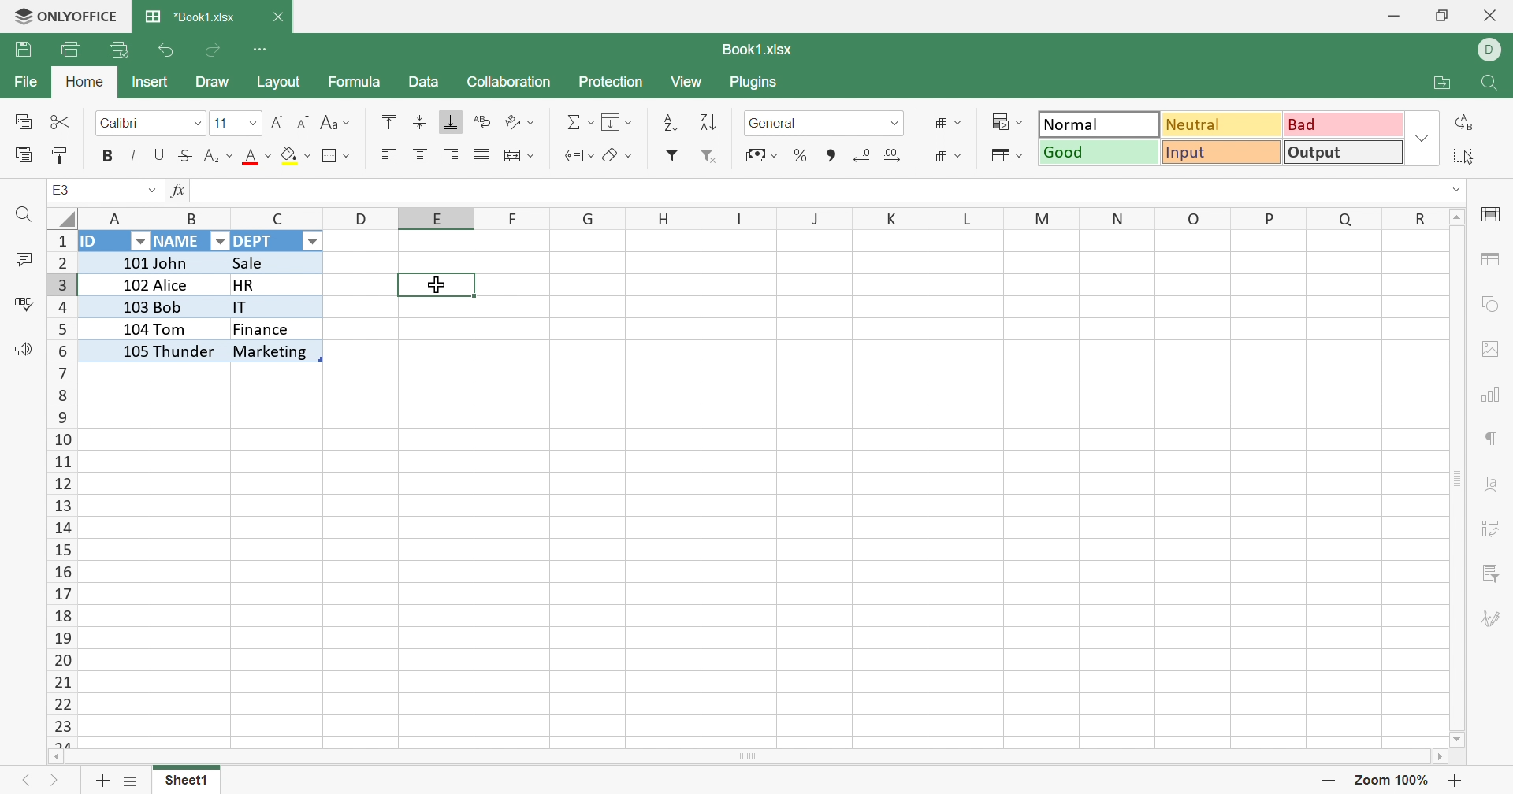  I want to click on Paragraph settings, so click(1492, 437).